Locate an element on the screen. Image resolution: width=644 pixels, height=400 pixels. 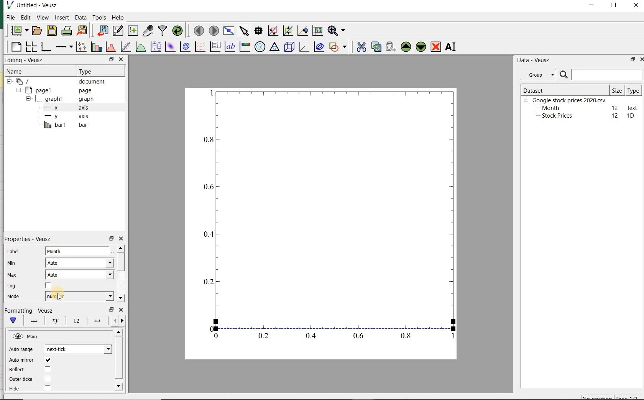
add an axis to the plot is located at coordinates (64, 48).